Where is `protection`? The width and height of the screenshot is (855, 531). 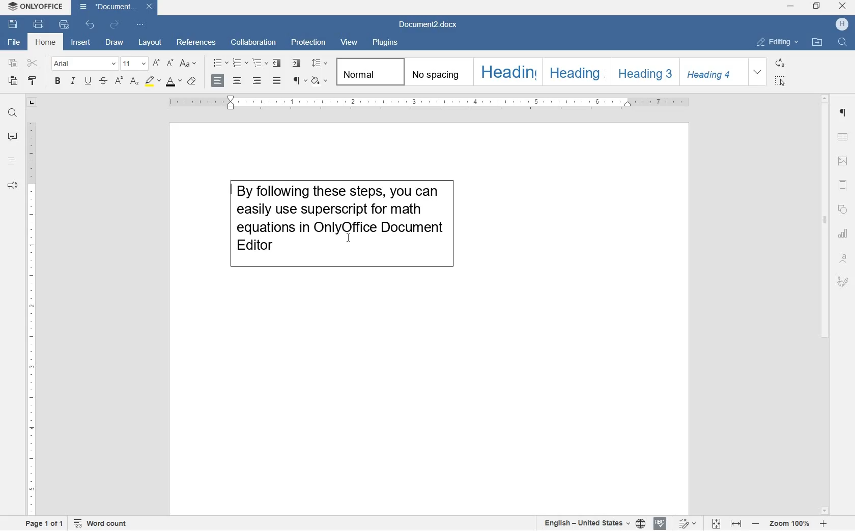 protection is located at coordinates (309, 41).